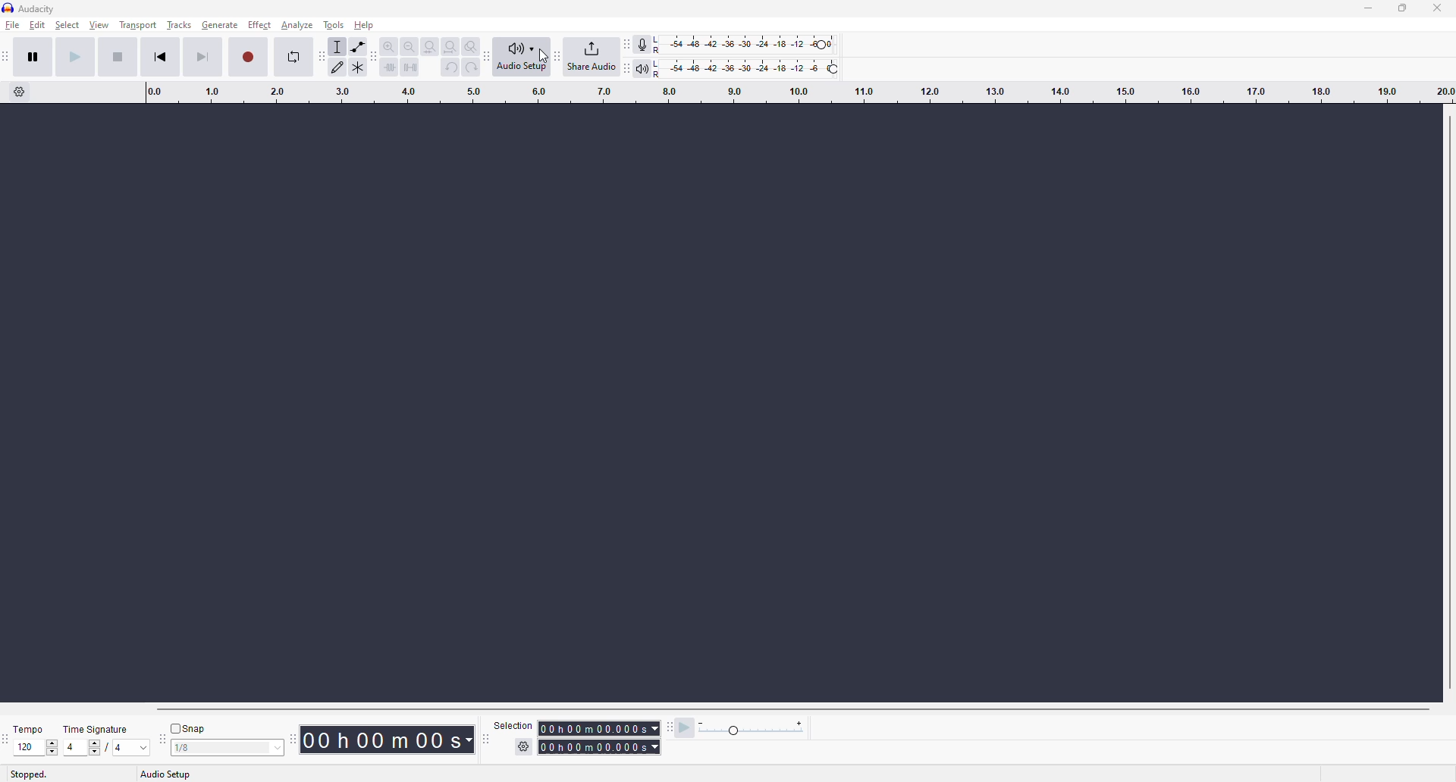 This screenshot has width=1456, height=782. Describe the element at coordinates (34, 55) in the screenshot. I see `pause` at that location.